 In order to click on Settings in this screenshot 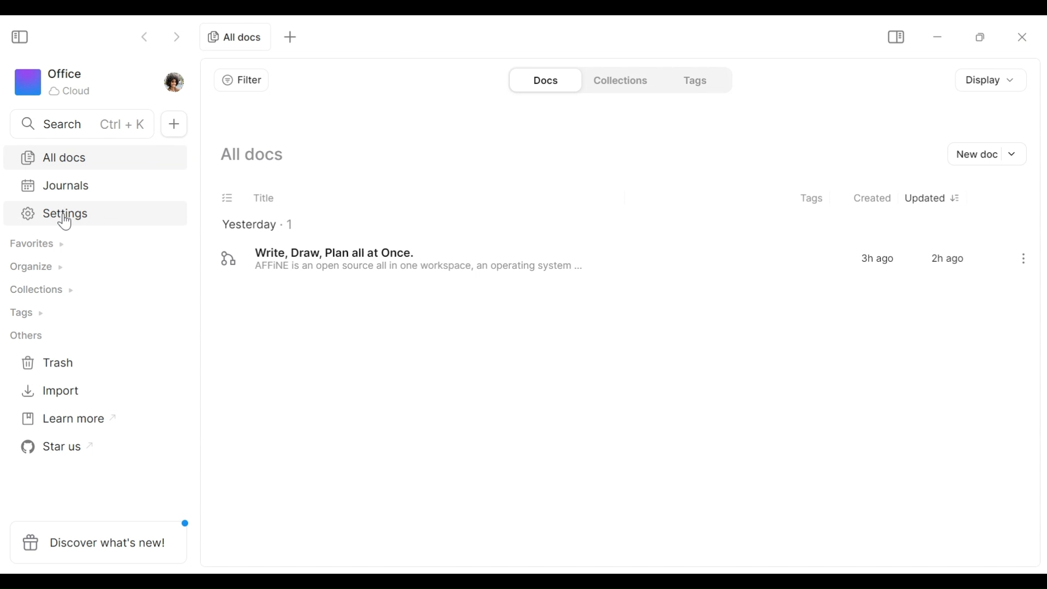, I will do `click(91, 214)`.